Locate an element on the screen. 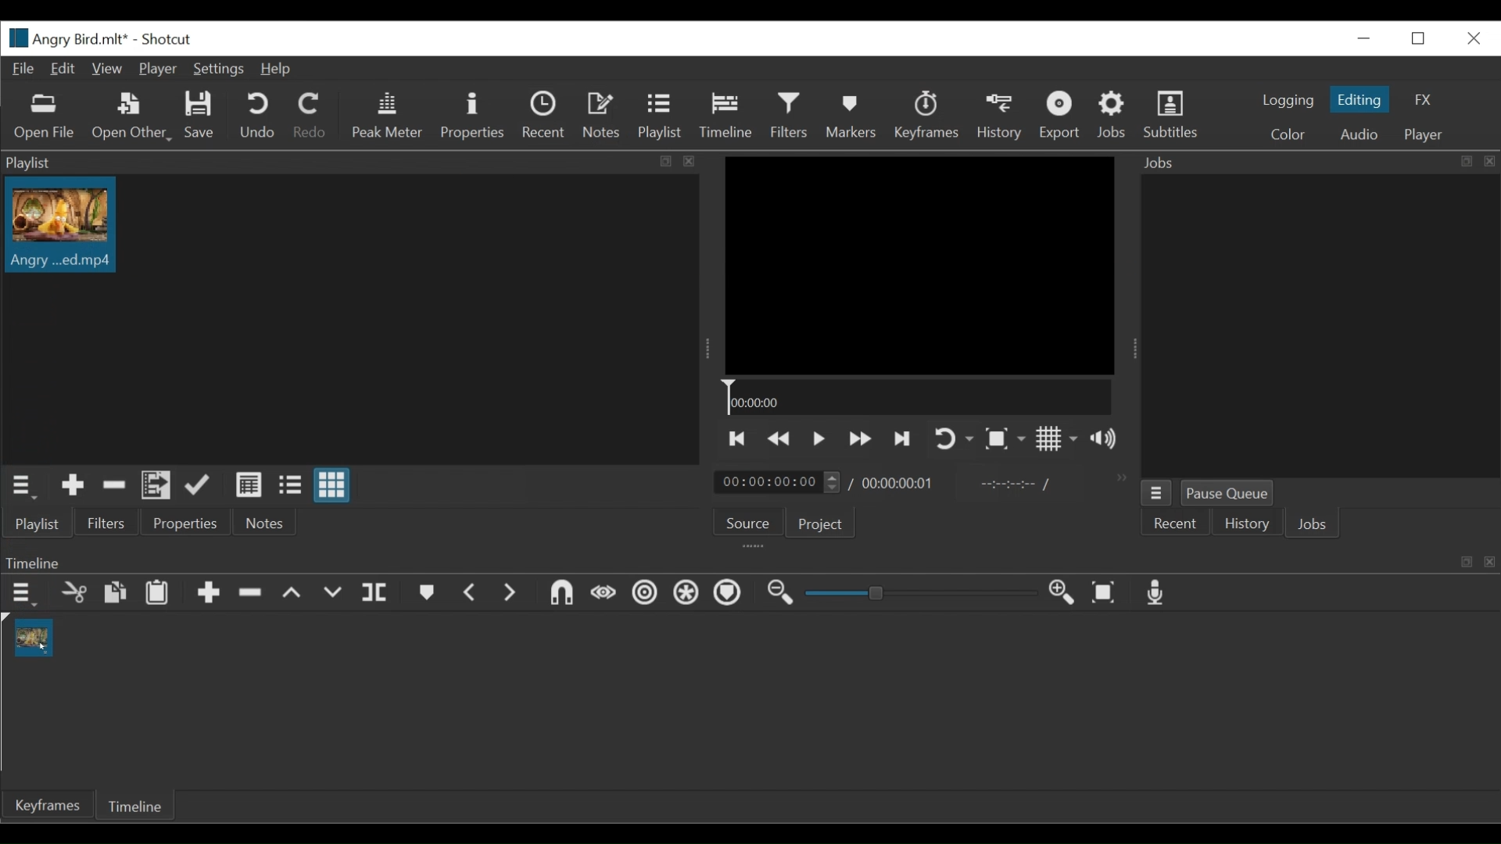 Image resolution: width=1501 pixels, height=844 pixels. Zoom timeline to fit is located at coordinates (1105, 593).